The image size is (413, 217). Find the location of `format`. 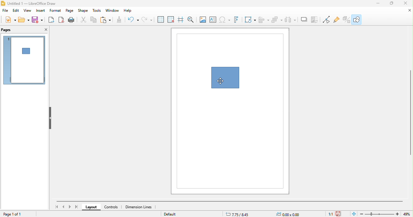

format is located at coordinates (56, 11).